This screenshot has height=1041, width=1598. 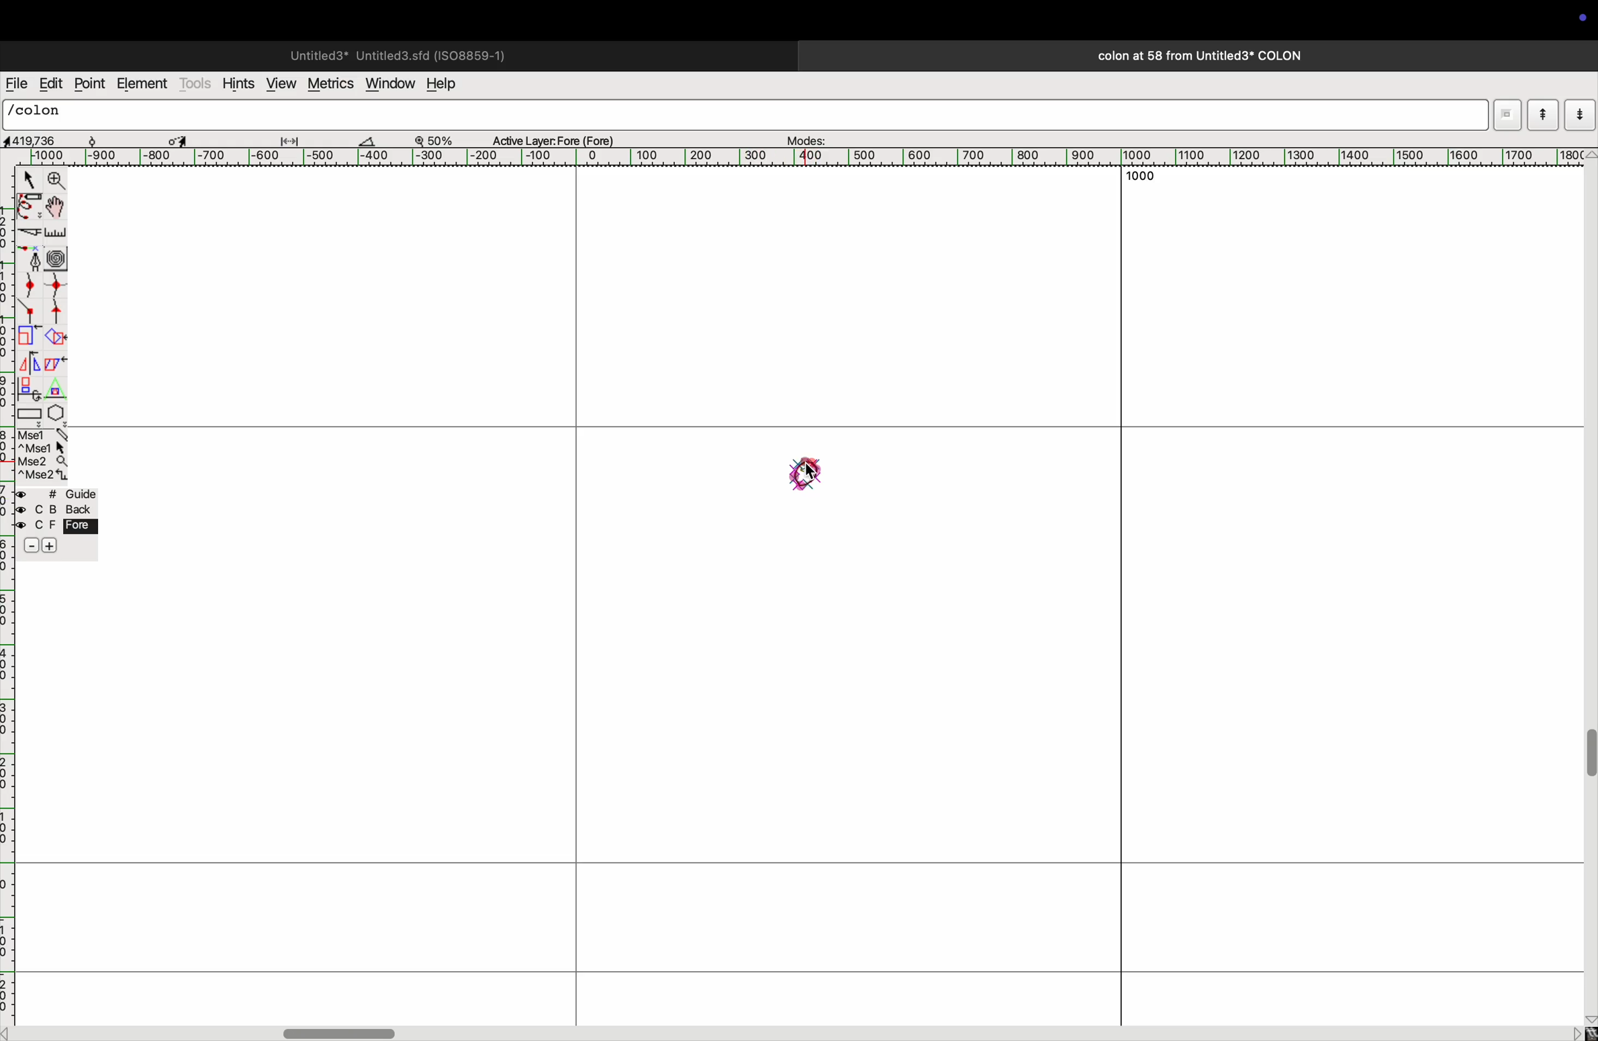 I want to click on pen, so click(x=30, y=209).